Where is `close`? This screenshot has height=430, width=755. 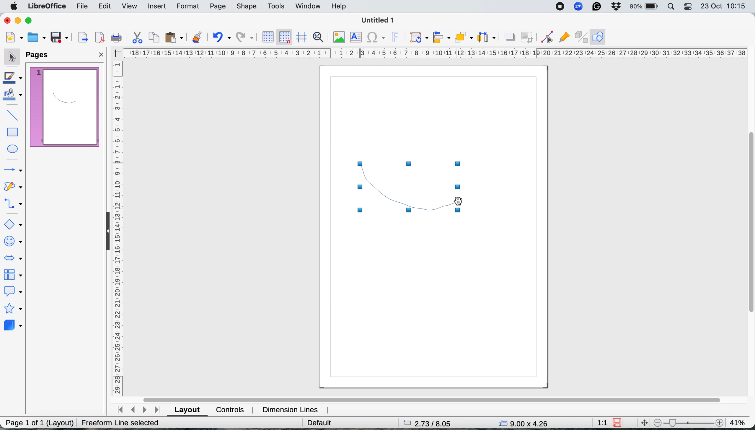 close is located at coordinates (102, 55).